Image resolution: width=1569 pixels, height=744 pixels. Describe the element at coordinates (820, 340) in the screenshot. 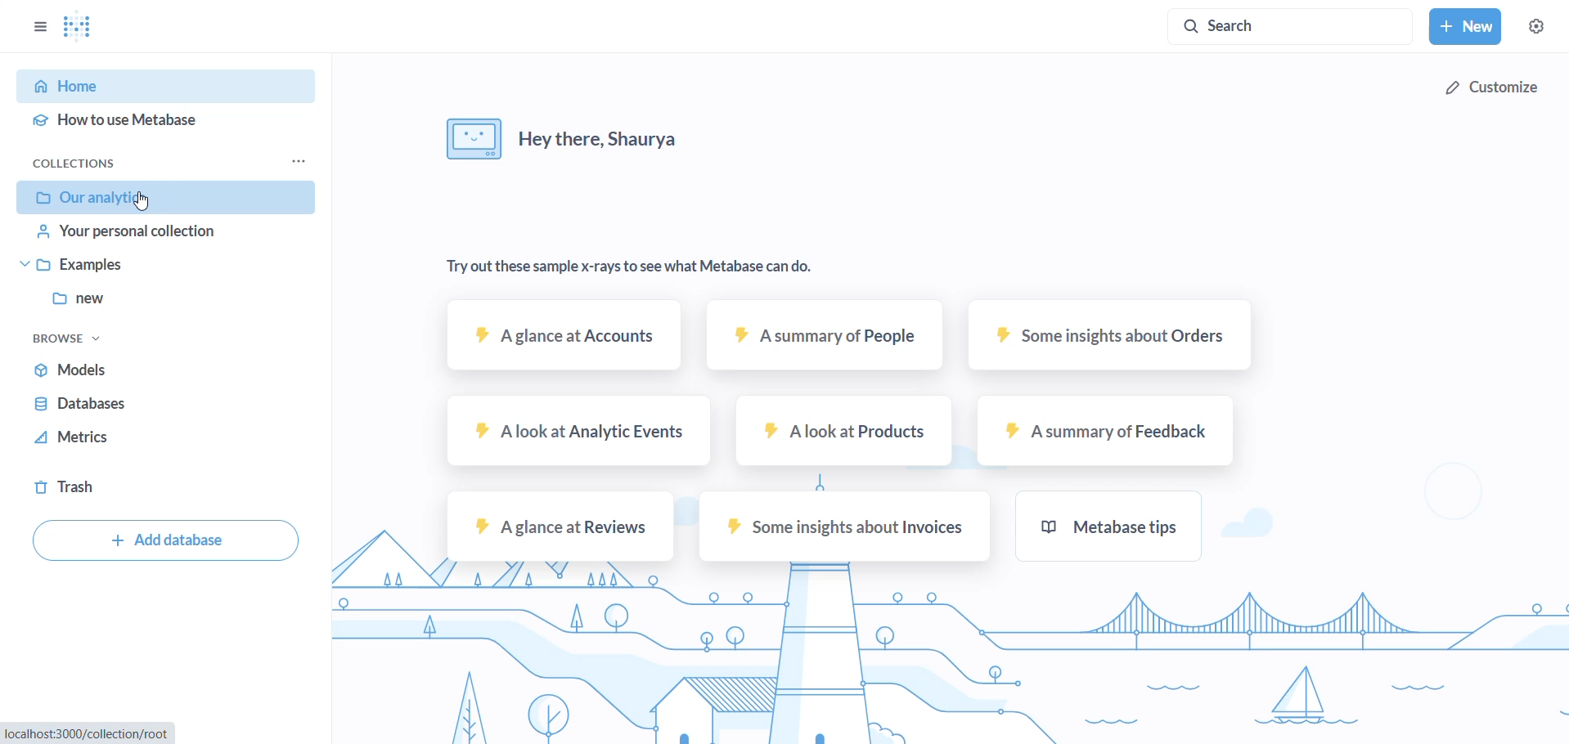

I see `A summary of people` at that location.